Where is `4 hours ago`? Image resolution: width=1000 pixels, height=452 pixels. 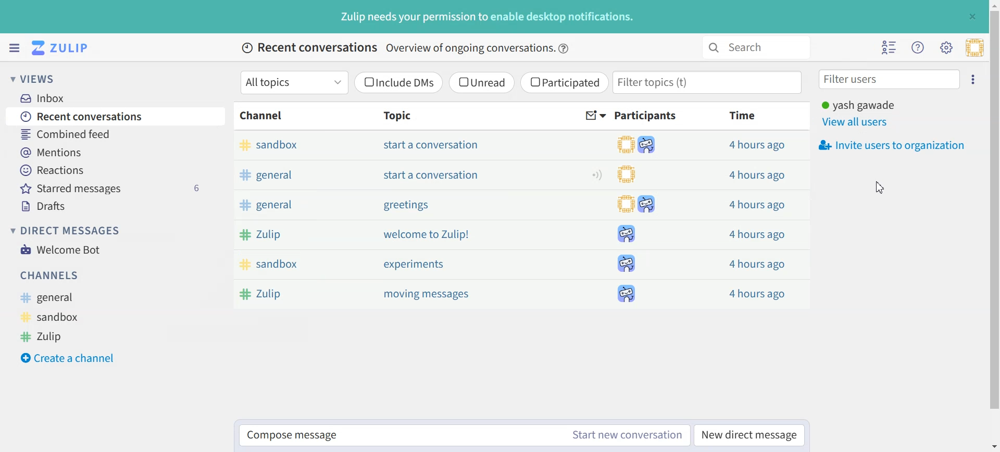
4 hours ago is located at coordinates (755, 205).